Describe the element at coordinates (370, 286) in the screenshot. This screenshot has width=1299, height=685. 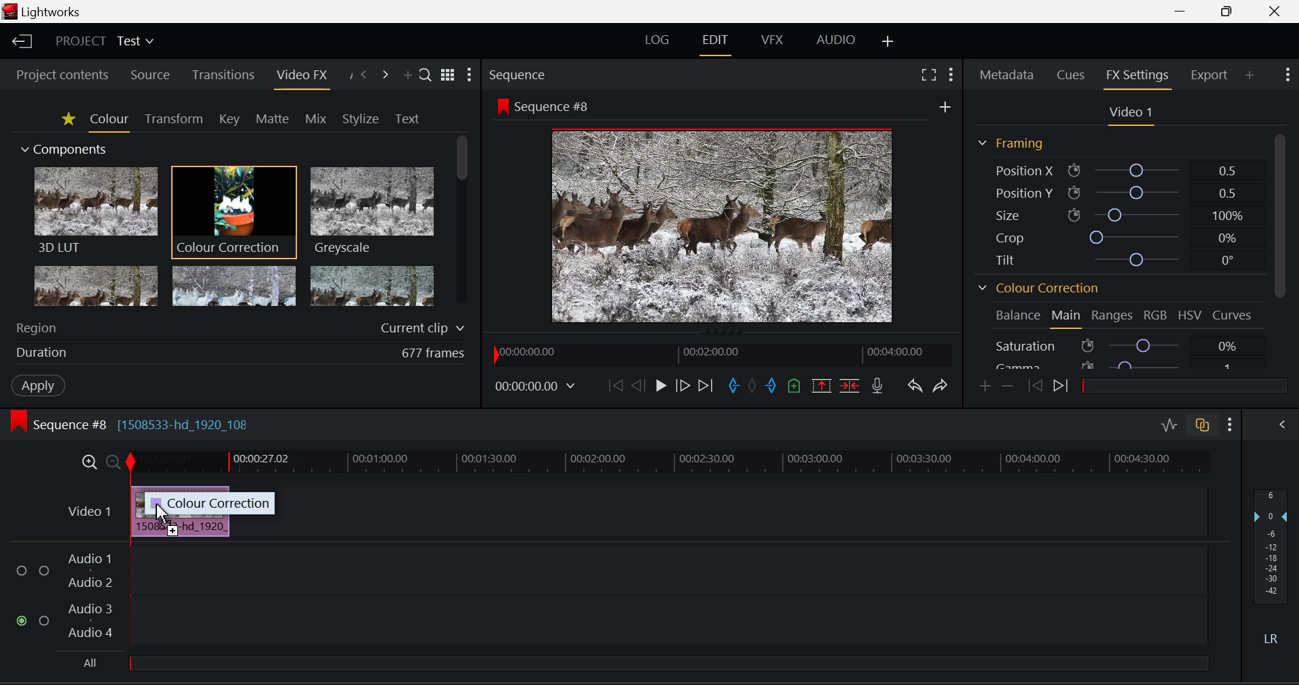
I see `Posterize` at that location.